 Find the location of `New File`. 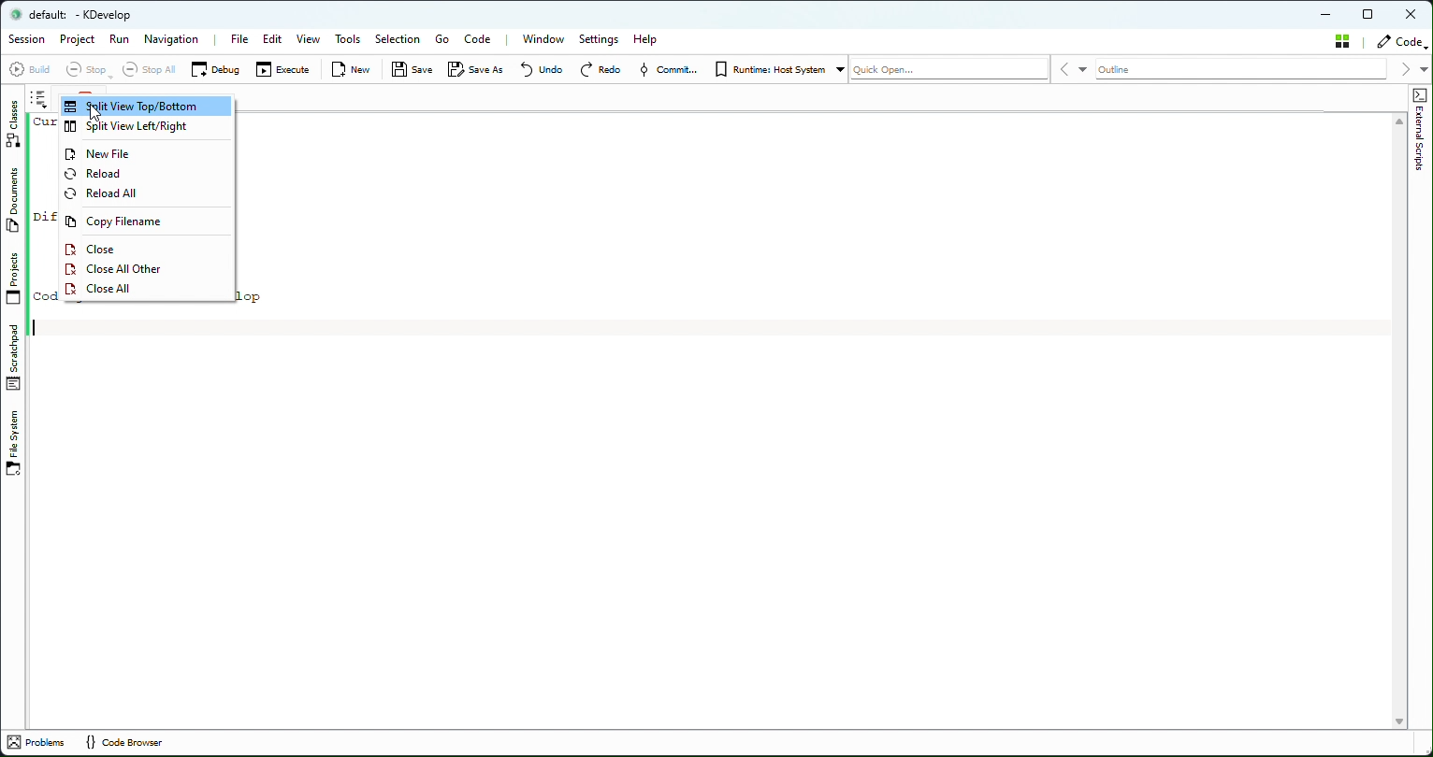

New File is located at coordinates (144, 154).